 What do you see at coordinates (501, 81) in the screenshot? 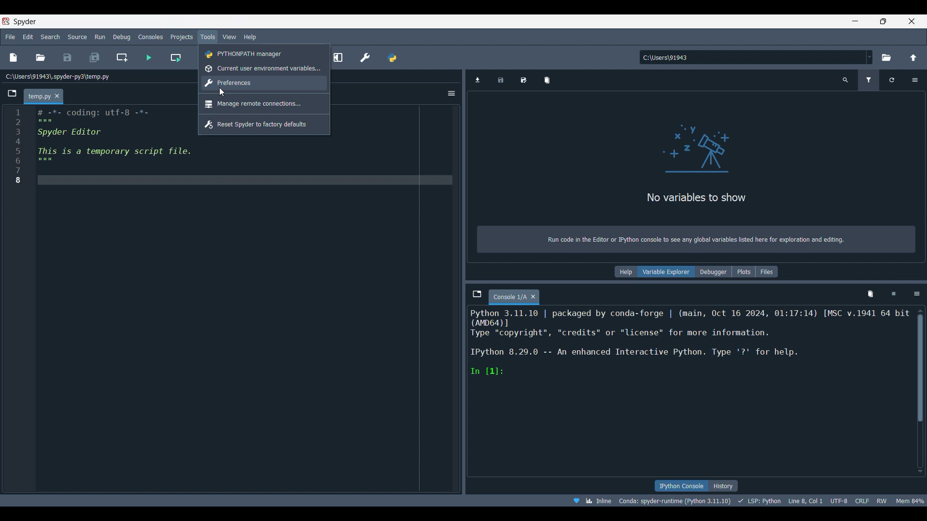
I see `Save data` at bounding box center [501, 81].